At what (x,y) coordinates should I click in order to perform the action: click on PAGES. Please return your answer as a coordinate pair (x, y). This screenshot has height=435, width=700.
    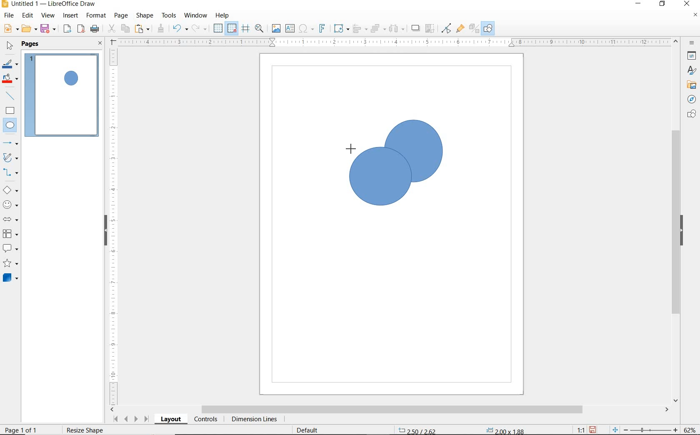
    Looking at the image, I should click on (31, 44).